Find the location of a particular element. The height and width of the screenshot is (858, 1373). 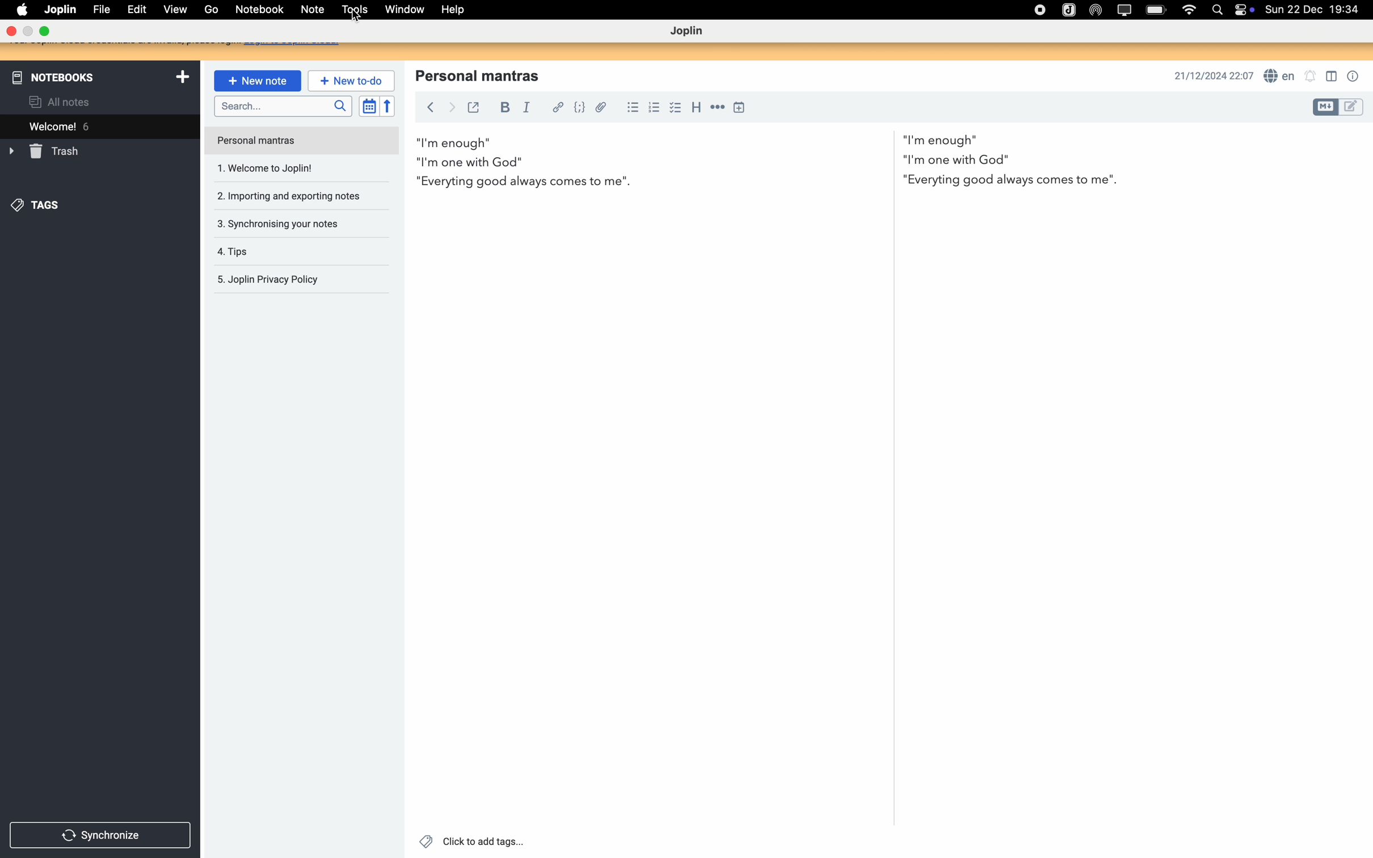

edit is located at coordinates (136, 9).